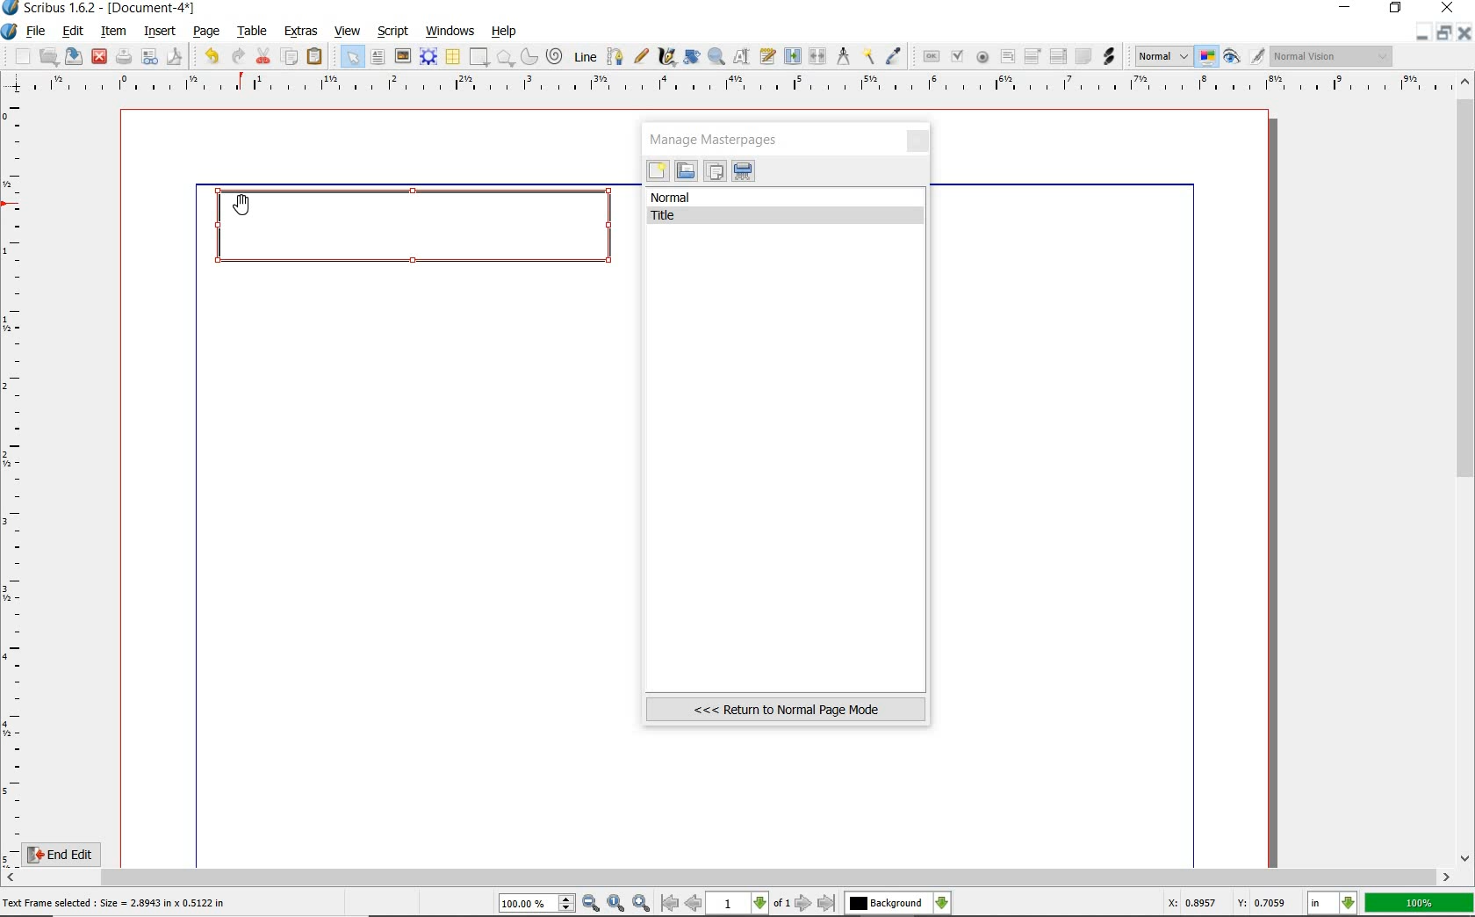  What do you see at coordinates (159, 31) in the screenshot?
I see `insert` at bounding box center [159, 31].